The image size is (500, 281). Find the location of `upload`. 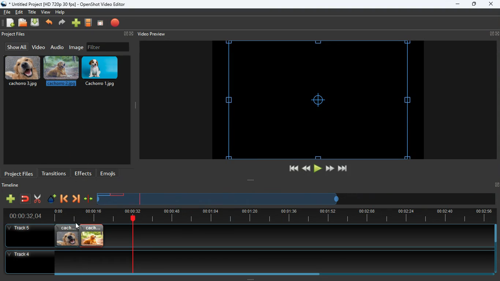

upload is located at coordinates (36, 23).